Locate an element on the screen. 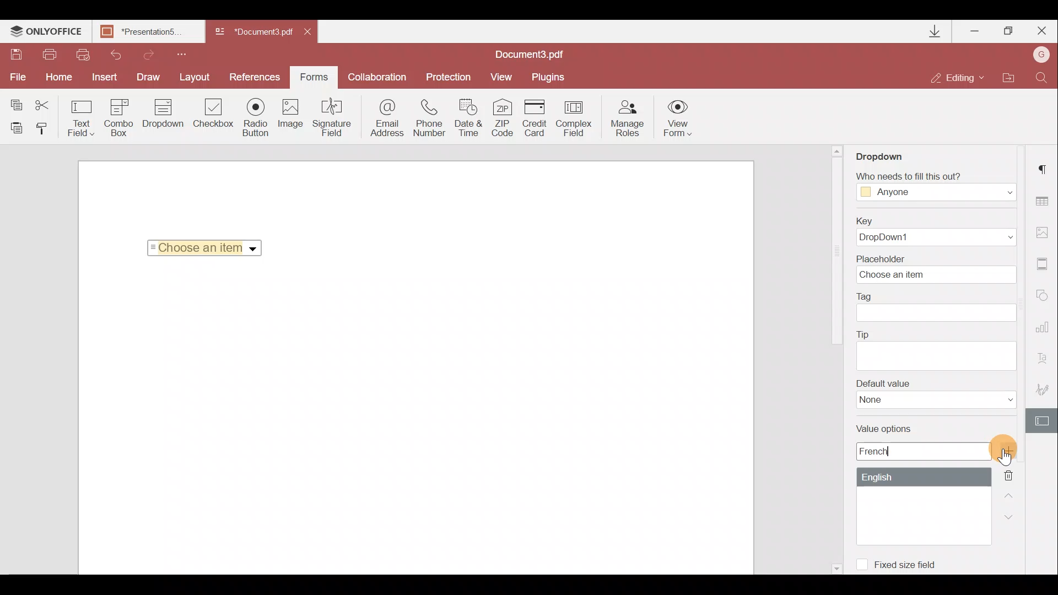  Text Art settings is located at coordinates (1045, 361).